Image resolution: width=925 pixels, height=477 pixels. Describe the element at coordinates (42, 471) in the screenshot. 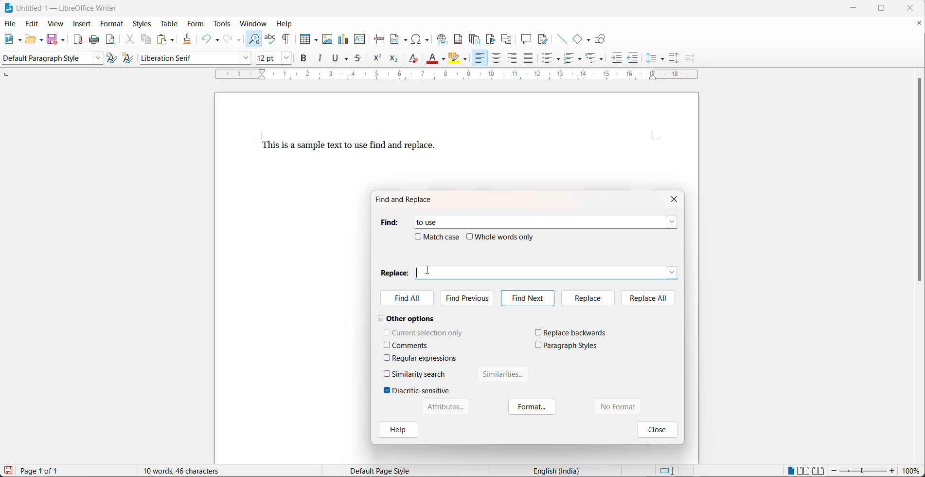

I see `Page 1 of 1` at that location.